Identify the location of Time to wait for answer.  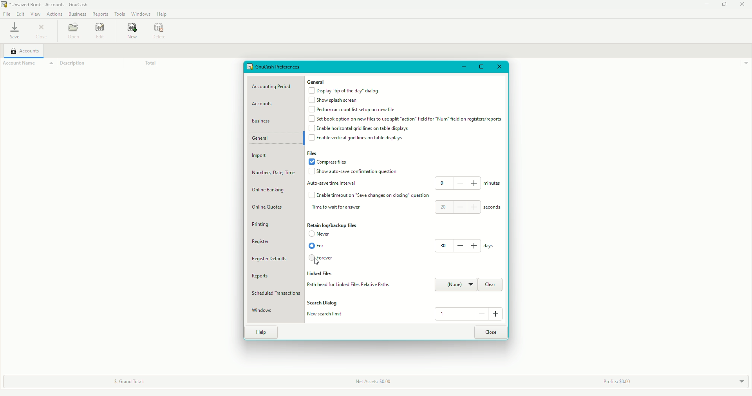
(338, 208).